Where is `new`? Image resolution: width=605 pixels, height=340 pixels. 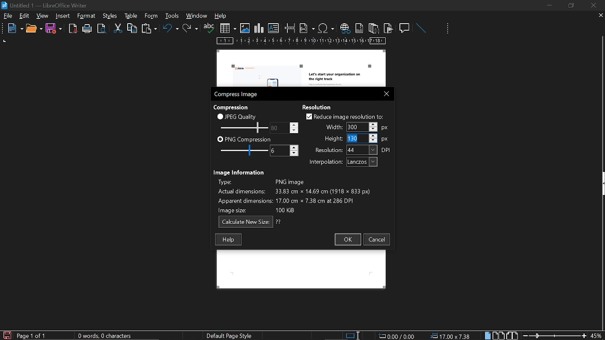 new is located at coordinates (13, 29).